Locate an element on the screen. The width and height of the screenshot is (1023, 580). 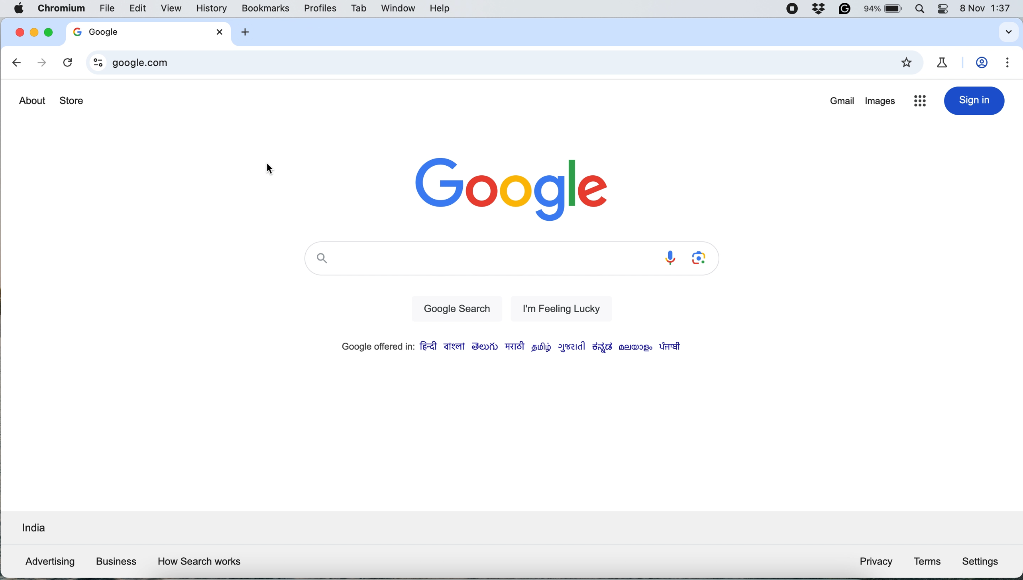
maximise is located at coordinates (47, 32).